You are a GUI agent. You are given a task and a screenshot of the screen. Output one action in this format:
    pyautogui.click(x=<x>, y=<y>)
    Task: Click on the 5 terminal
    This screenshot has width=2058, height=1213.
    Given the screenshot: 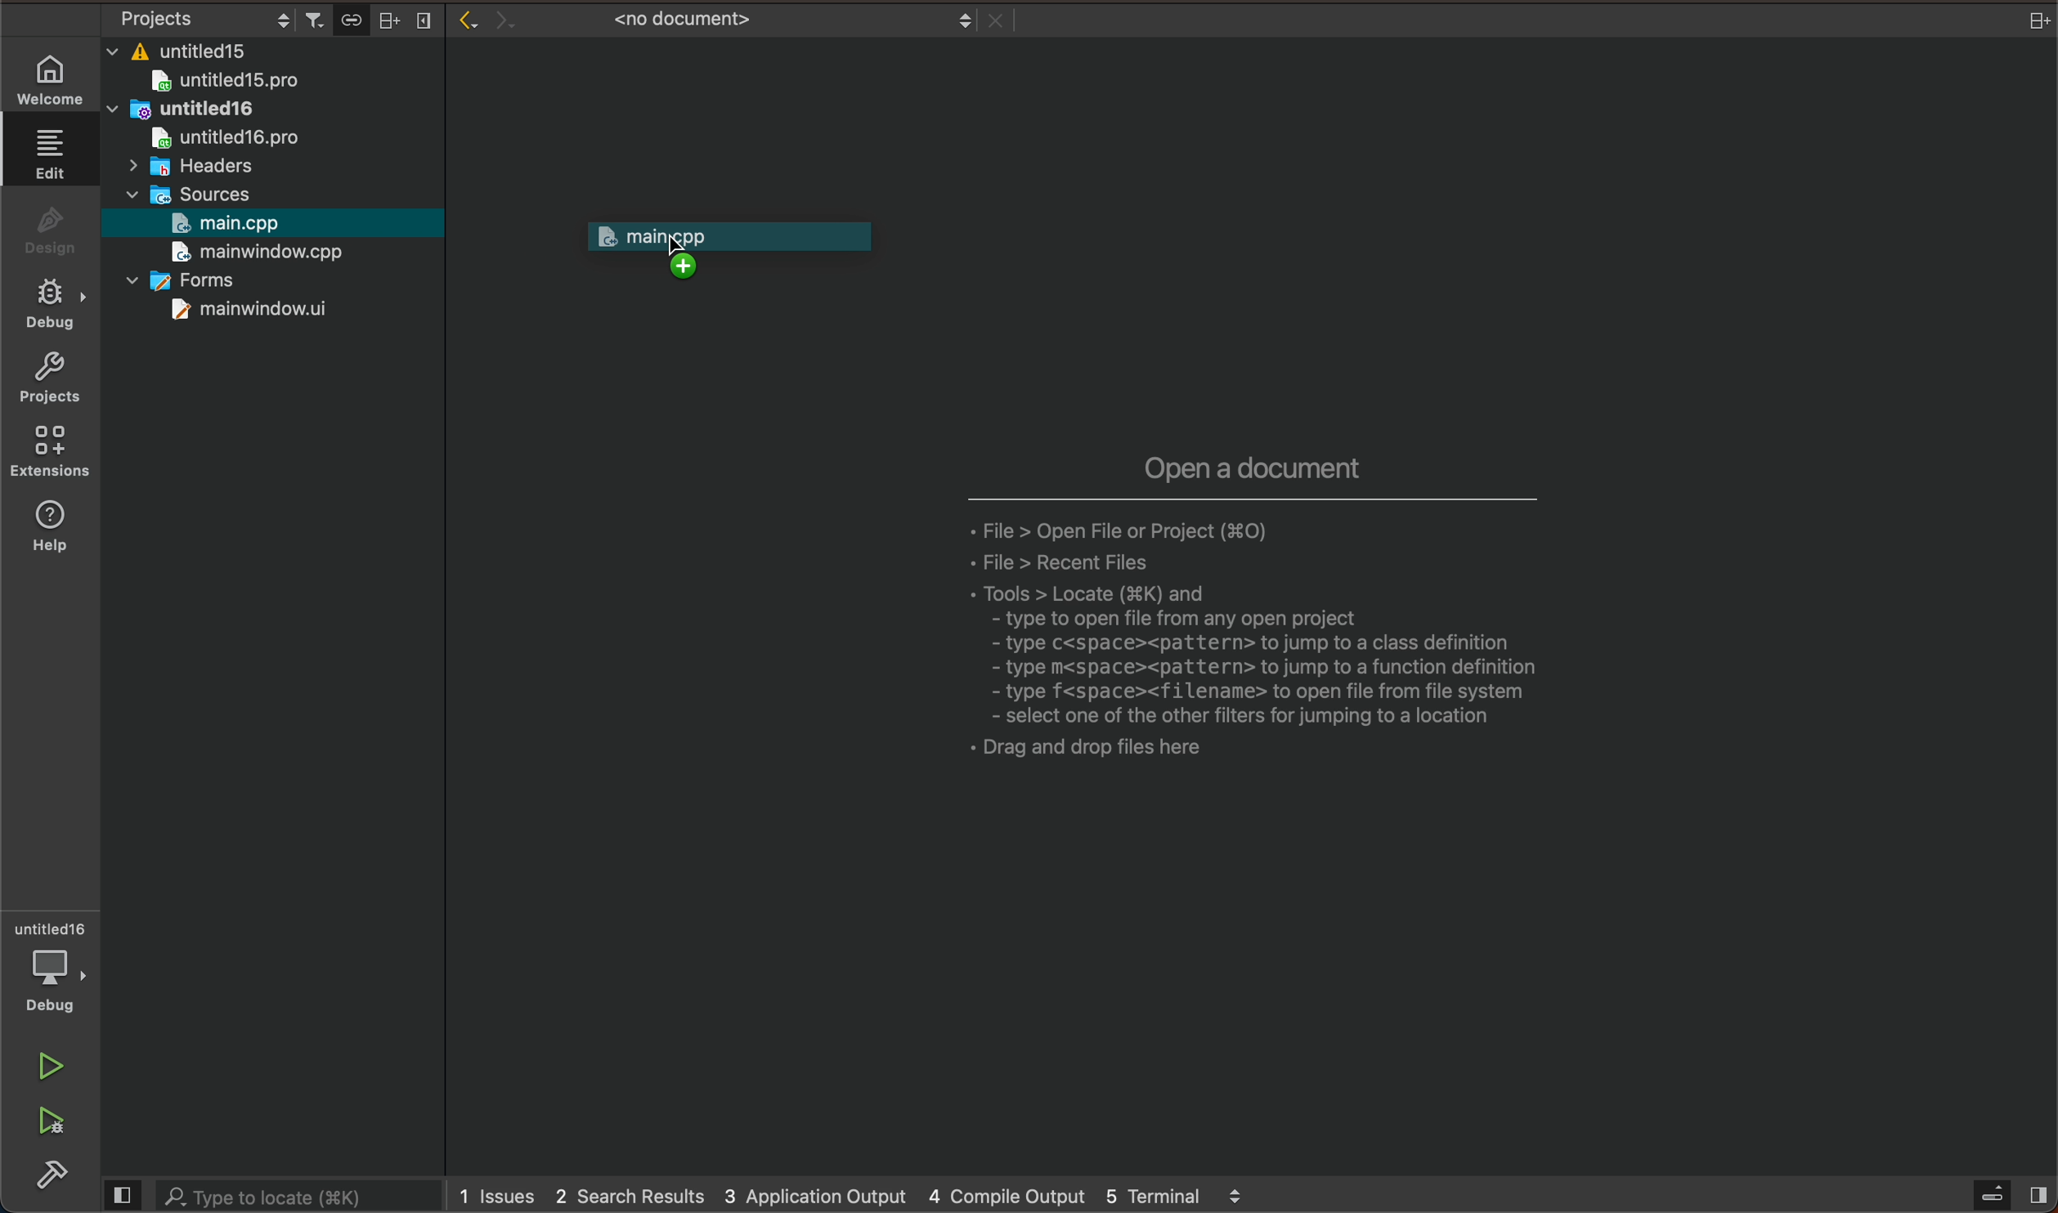 What is the action you would take?
    pyautogui.click(x=1197, y=1196)
    